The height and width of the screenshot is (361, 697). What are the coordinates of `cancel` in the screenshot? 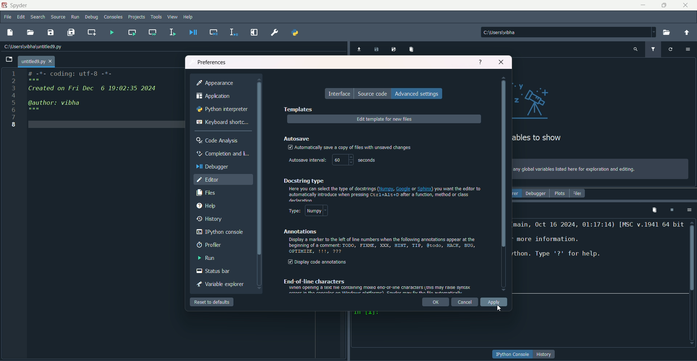 It's located at (465, 303).